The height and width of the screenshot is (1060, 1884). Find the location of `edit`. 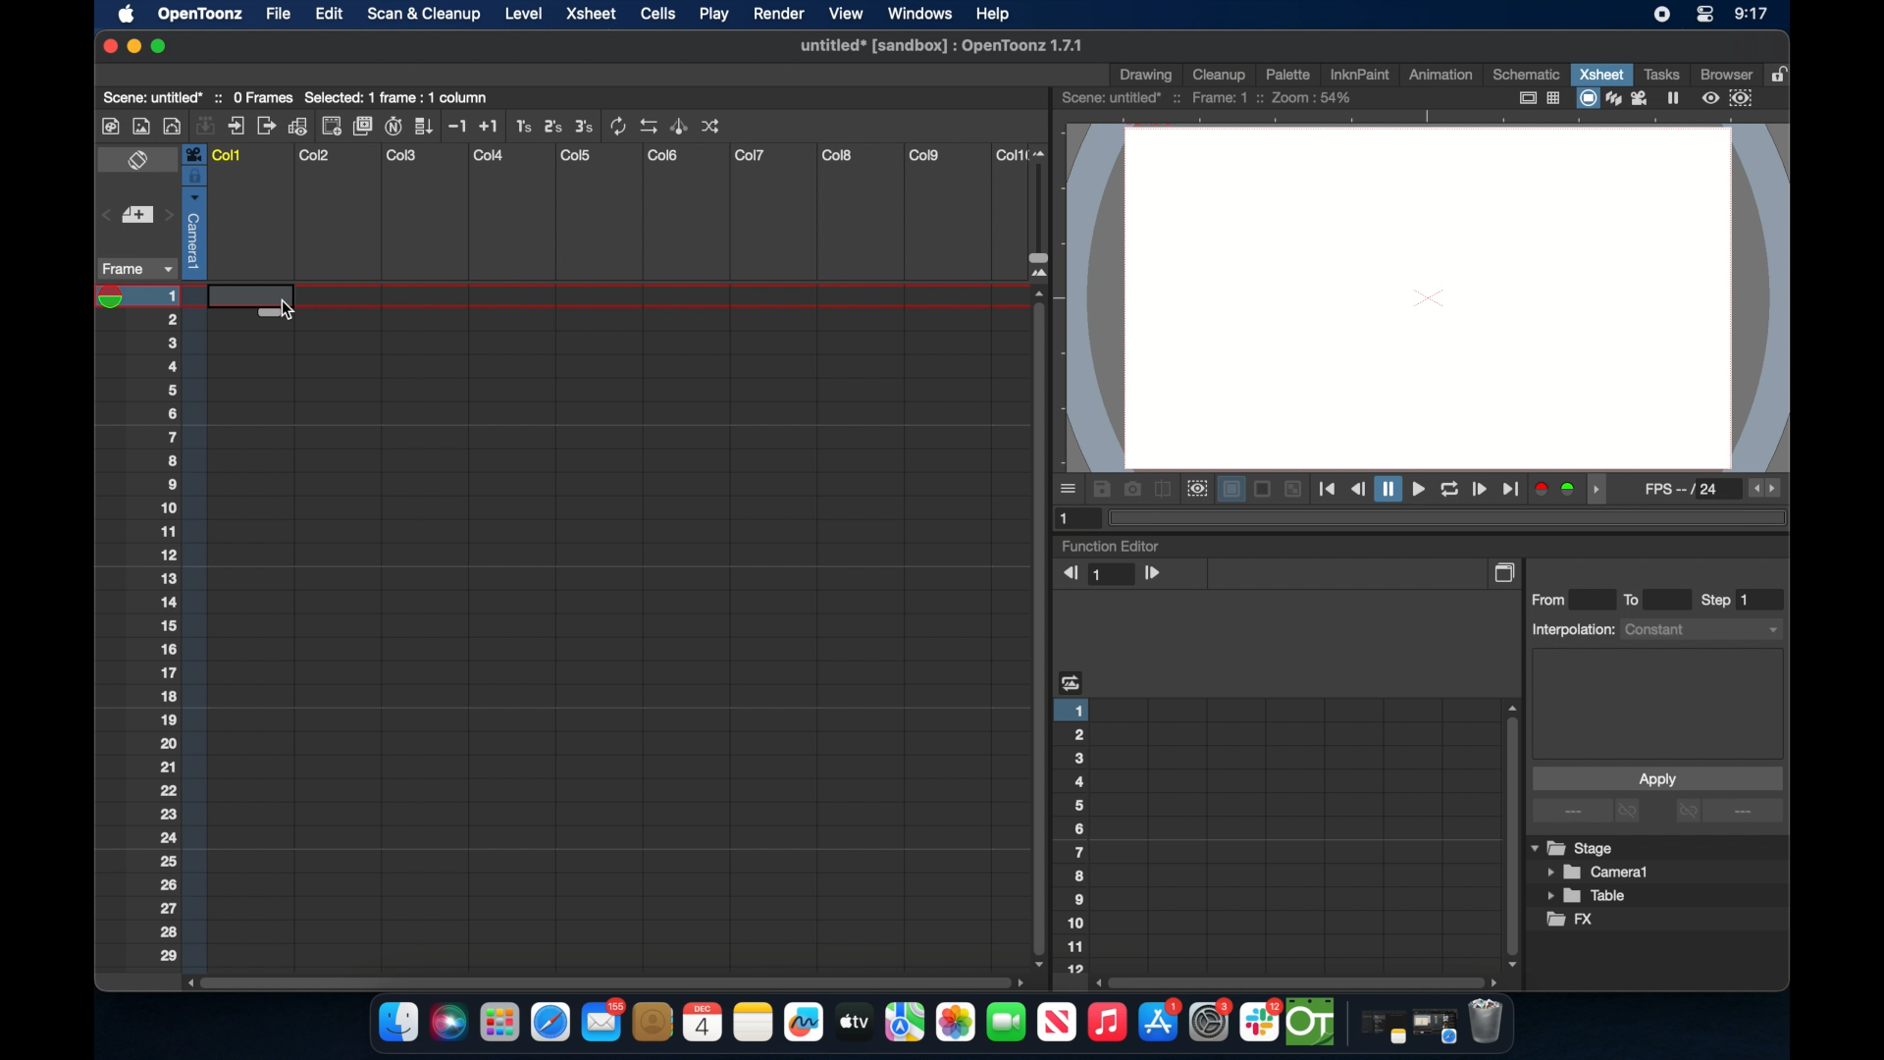

edit is located at coordinates (326, 14).